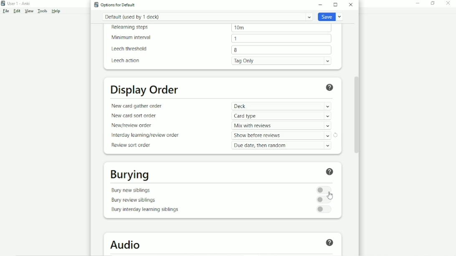  Describe the element at coordinates (135, 126) in the screenshot. I see `New/review order` at that location.